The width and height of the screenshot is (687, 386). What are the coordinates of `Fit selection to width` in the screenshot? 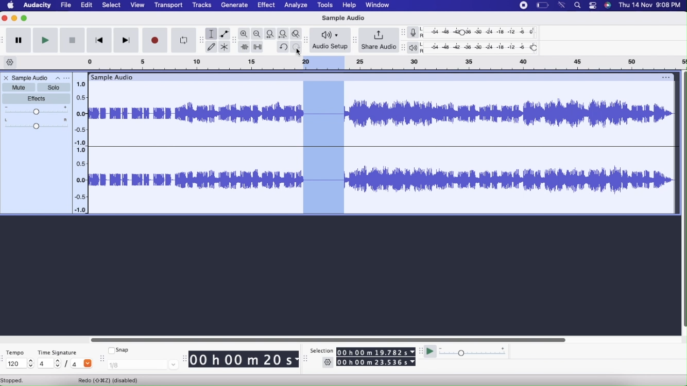 It's located at (270, 34).